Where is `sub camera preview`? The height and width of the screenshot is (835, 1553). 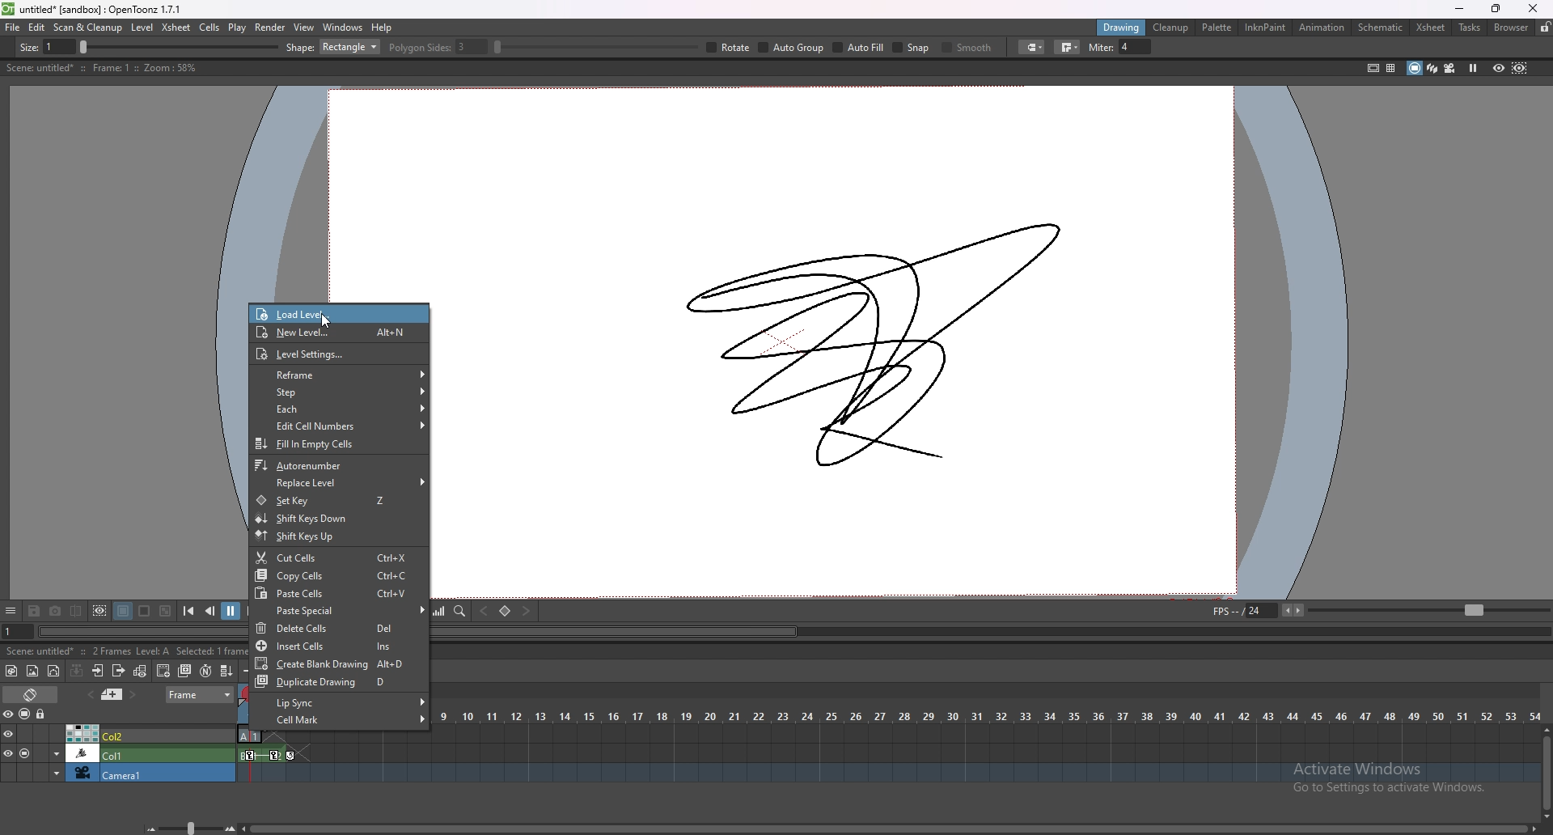
sub camera preview is located at coordinates (1520, 67).